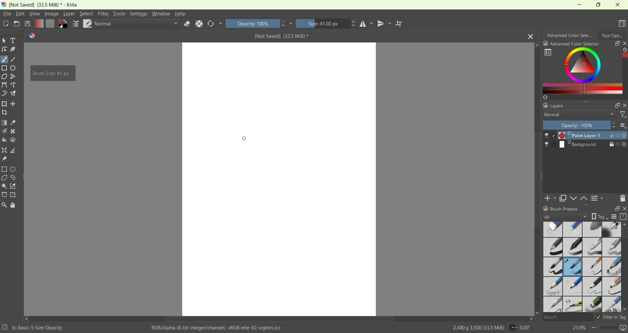 The height and width of the screenshot is (333, 628). I want to click on vertical scroll bar, so click(624, 267).